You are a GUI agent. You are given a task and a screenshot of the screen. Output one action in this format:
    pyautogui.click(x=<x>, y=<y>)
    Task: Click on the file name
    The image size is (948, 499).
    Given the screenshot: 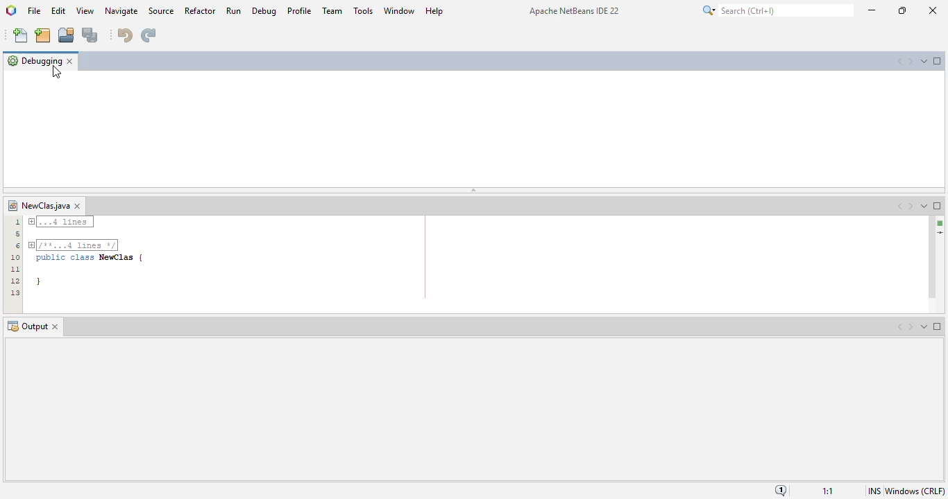 What is the action you would take?
    pyautogui.click(x=38, y=206)
    